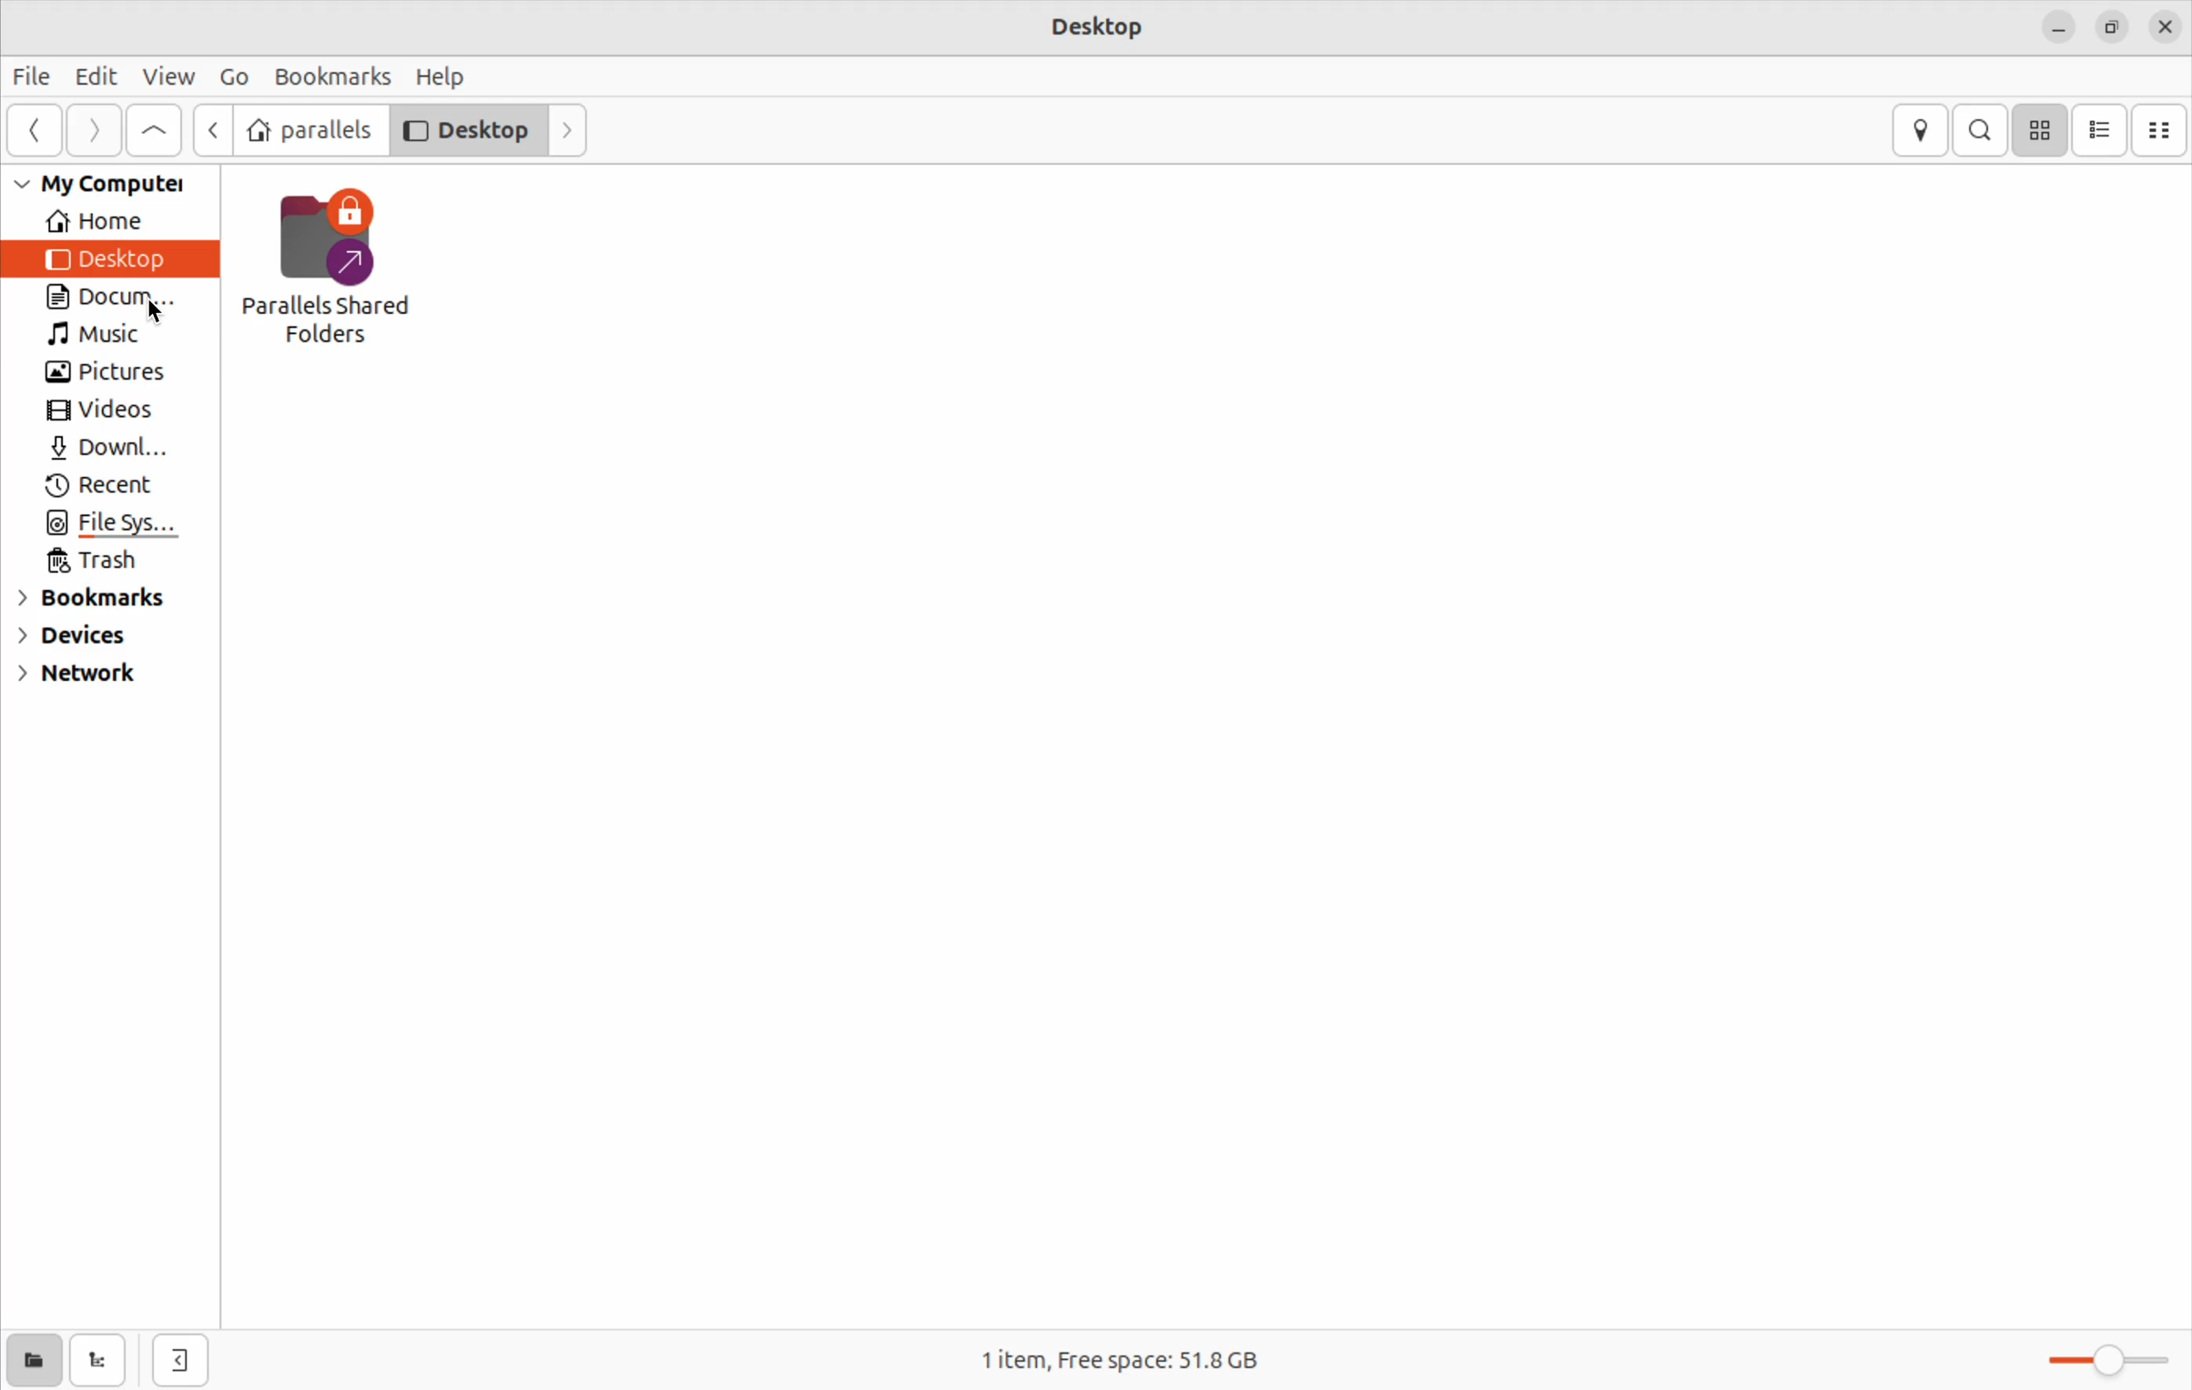 The width and height of the screenshot is (2192, 1390). What do you see at coordinates (94, 636) in the screenshot?
I see `devices` at bounding box center [94, 636].